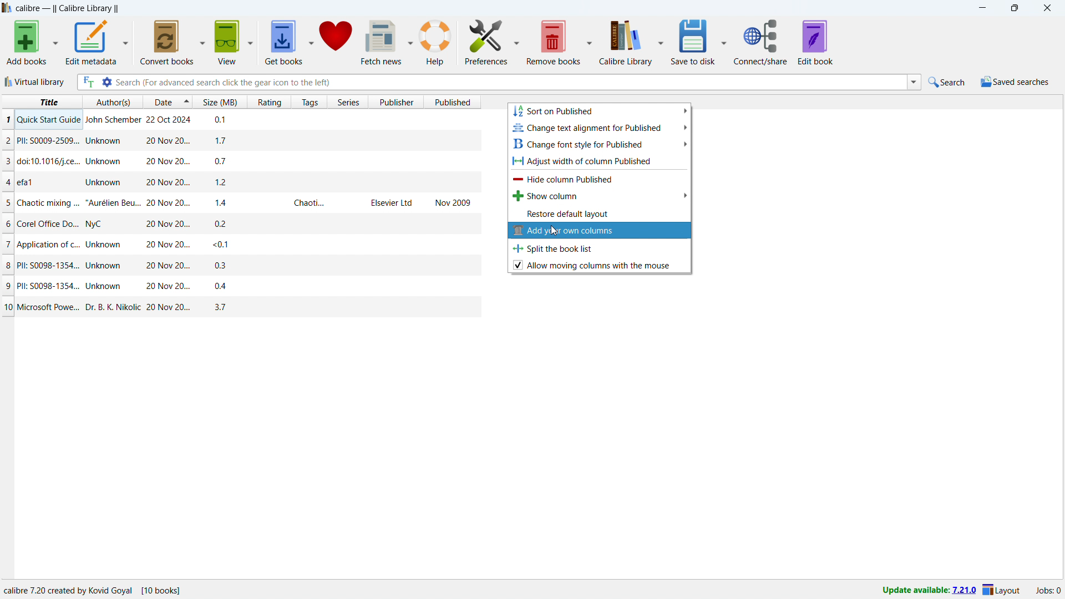  I want to click on quick search, so click(947, 81).